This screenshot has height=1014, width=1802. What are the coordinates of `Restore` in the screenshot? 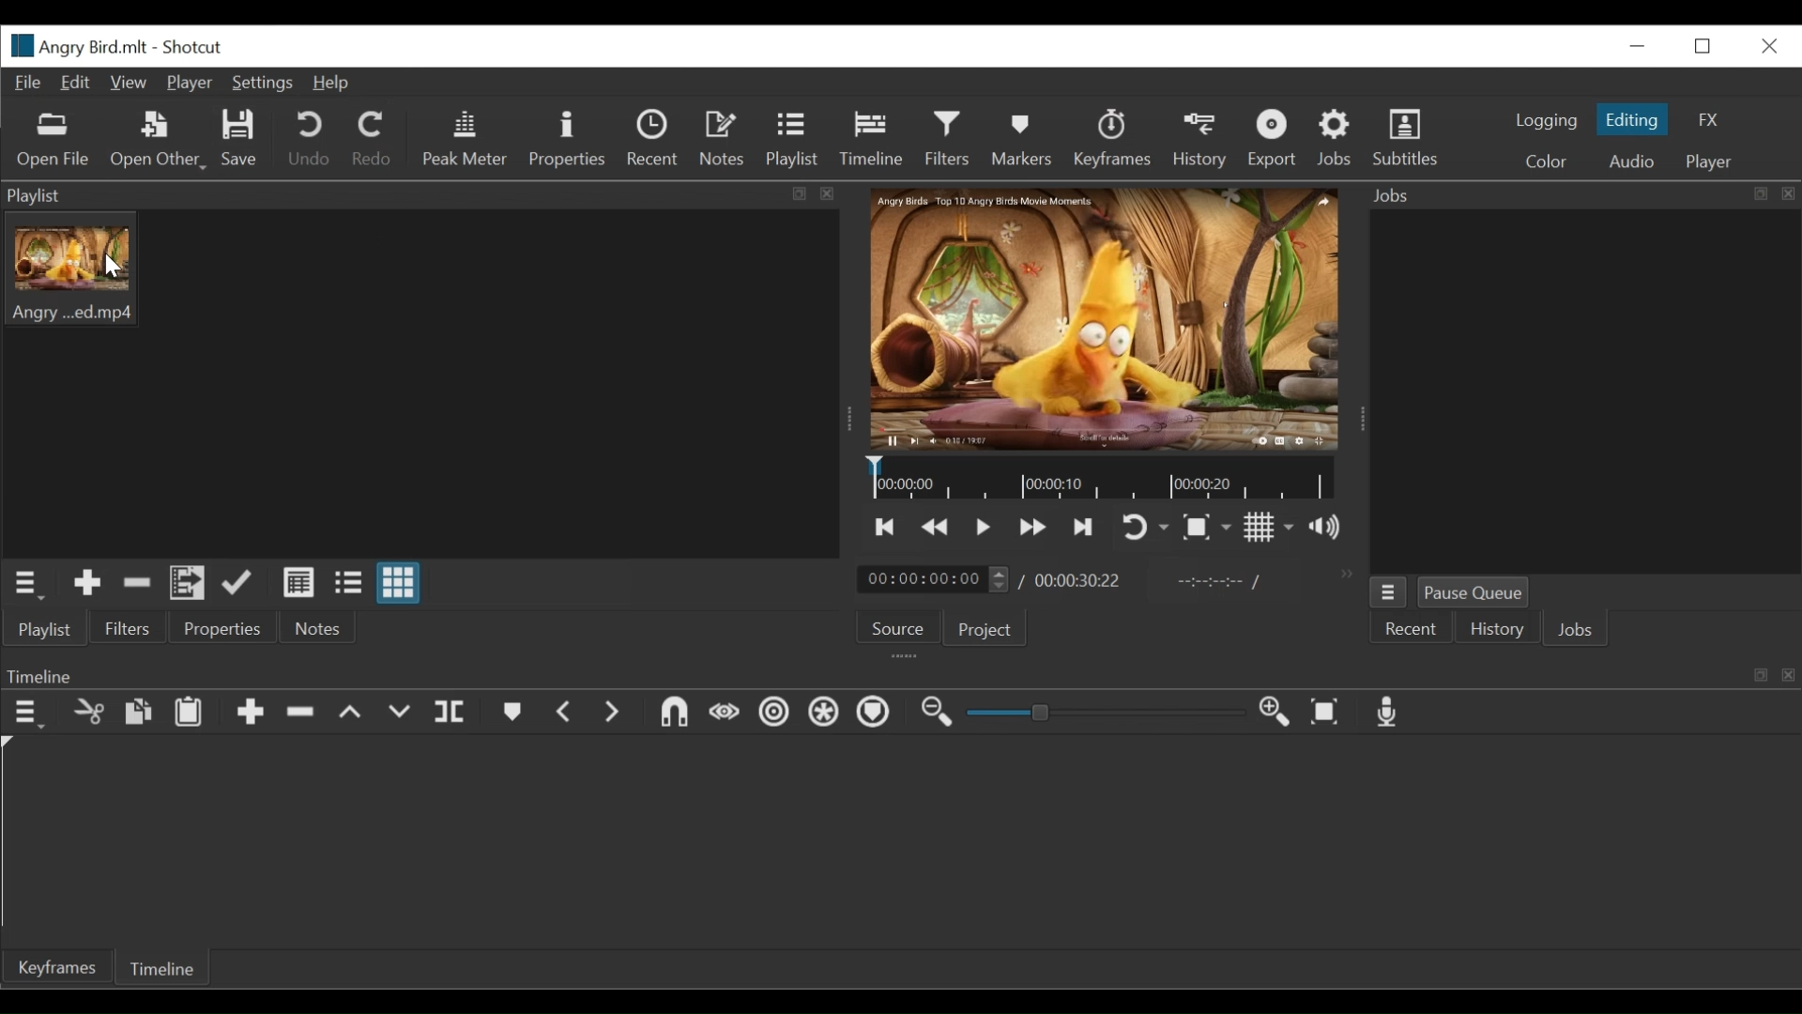 It's located at (1704, 46).